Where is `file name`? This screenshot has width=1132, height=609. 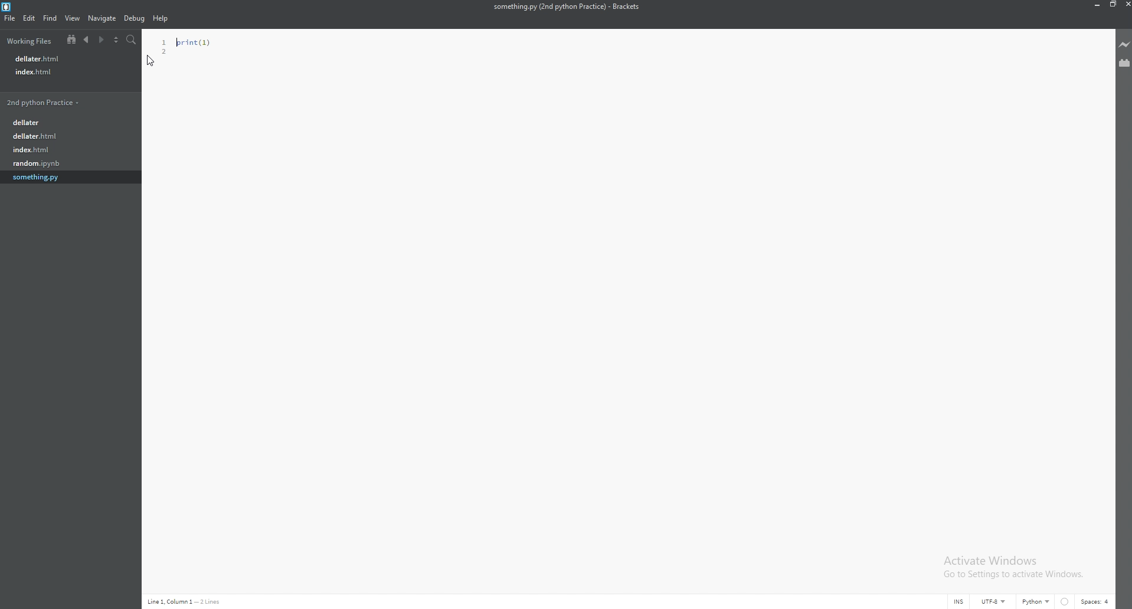 file name is located at coordinates (51, 58).